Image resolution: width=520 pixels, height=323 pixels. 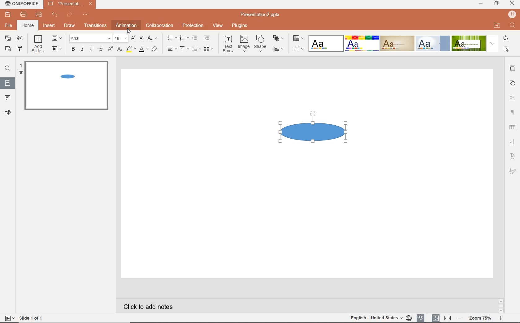 What do you see at coordinates (55, 15) in the screenshot?
I see `undo` at bounding box center [55, 15].